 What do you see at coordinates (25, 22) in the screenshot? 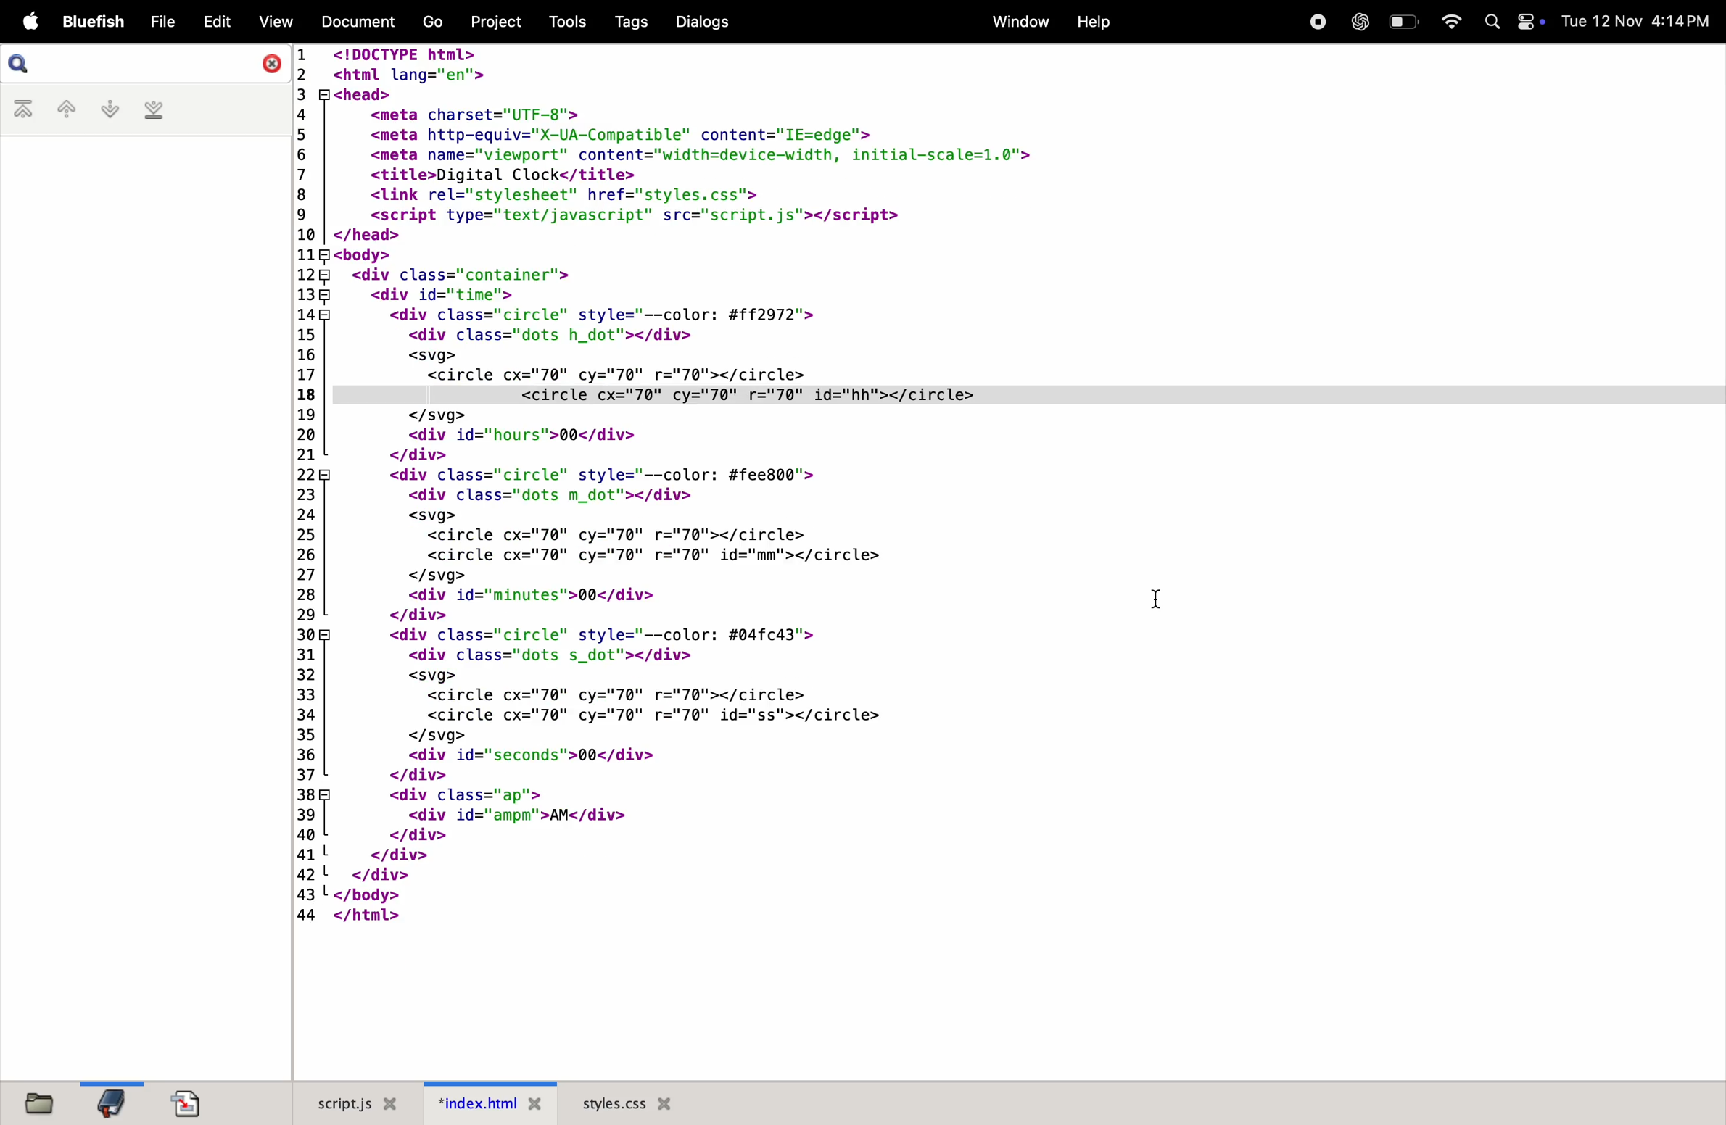
I see `apple menu` at bounding box center [25, 22].